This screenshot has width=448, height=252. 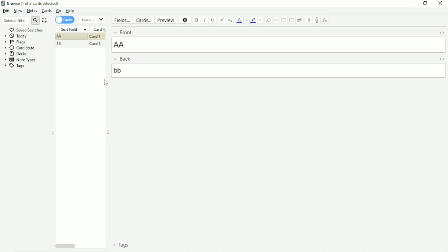 I want to click on Card State, so click(x=20, y=48).